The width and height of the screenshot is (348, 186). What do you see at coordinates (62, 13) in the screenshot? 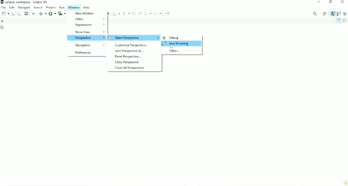
I see `Run` at bounding box center [62, 13].